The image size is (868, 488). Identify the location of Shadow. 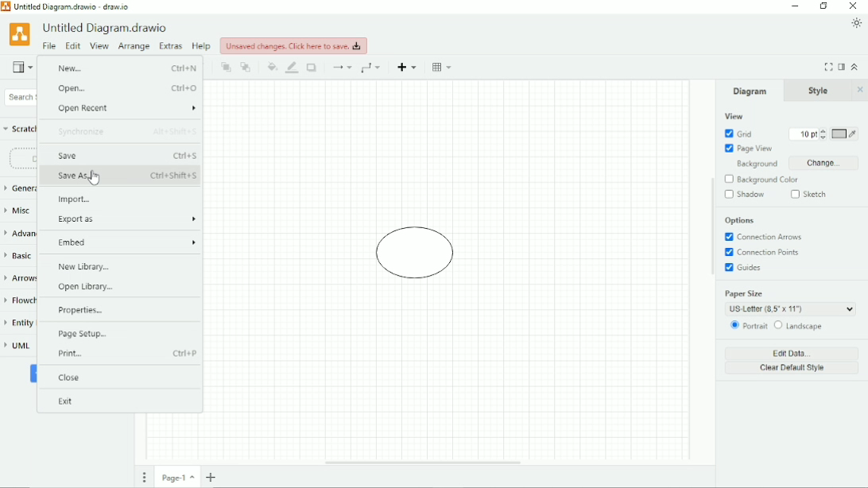
(314, 68).